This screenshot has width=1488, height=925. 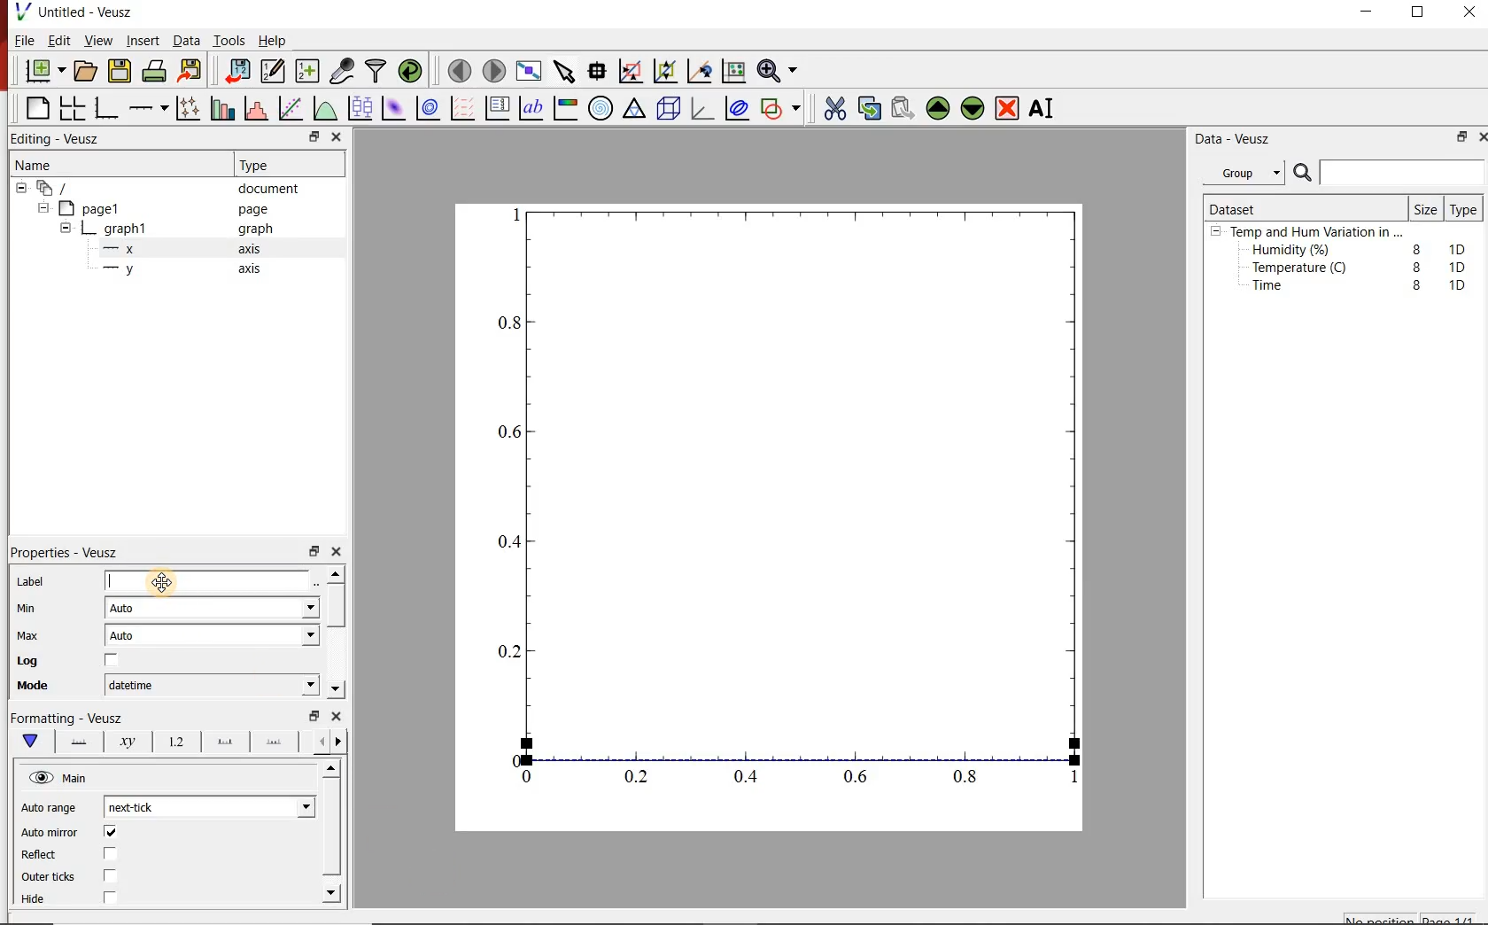 I want to click on 0.6, so click(x=508, y=437).